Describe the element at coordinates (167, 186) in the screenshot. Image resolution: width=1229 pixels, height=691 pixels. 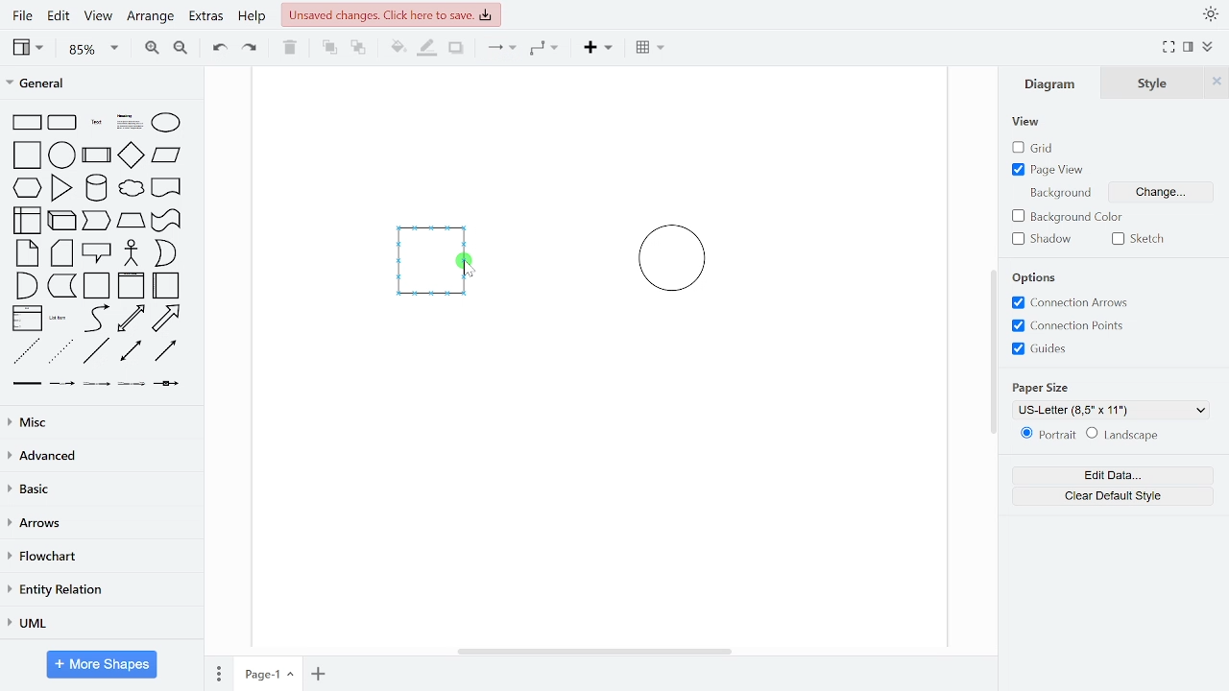
I see `document` at that location.